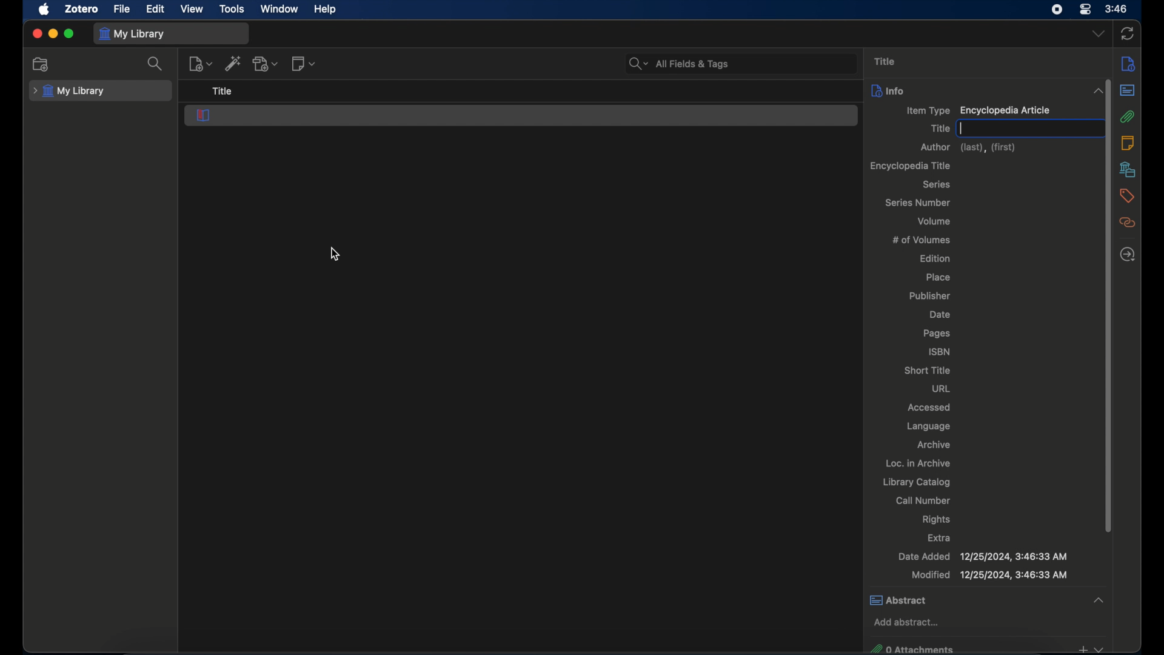  Describe the element at coordinates (52, 33) in the screenshot. I see `minimize` at that location.